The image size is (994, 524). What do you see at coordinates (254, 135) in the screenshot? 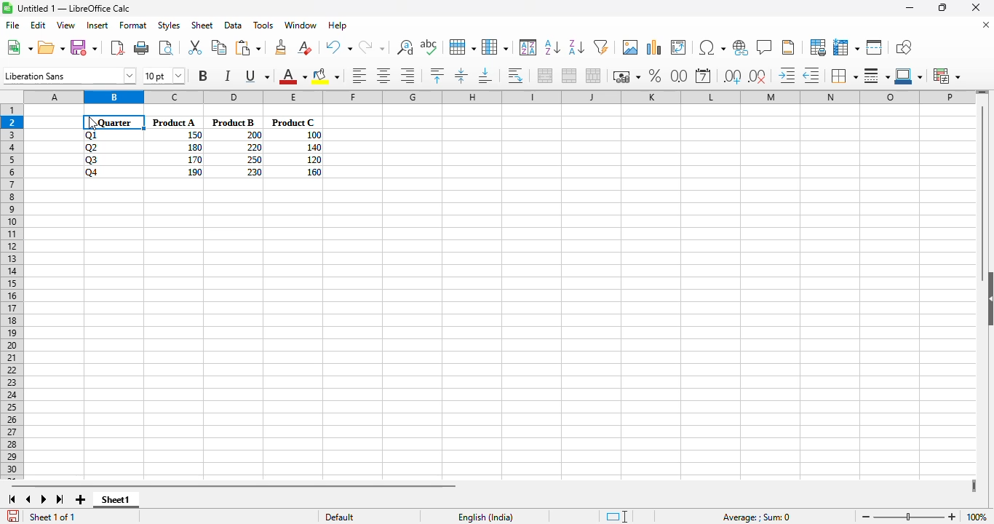
I see `200` at bounding box center [254, 135].